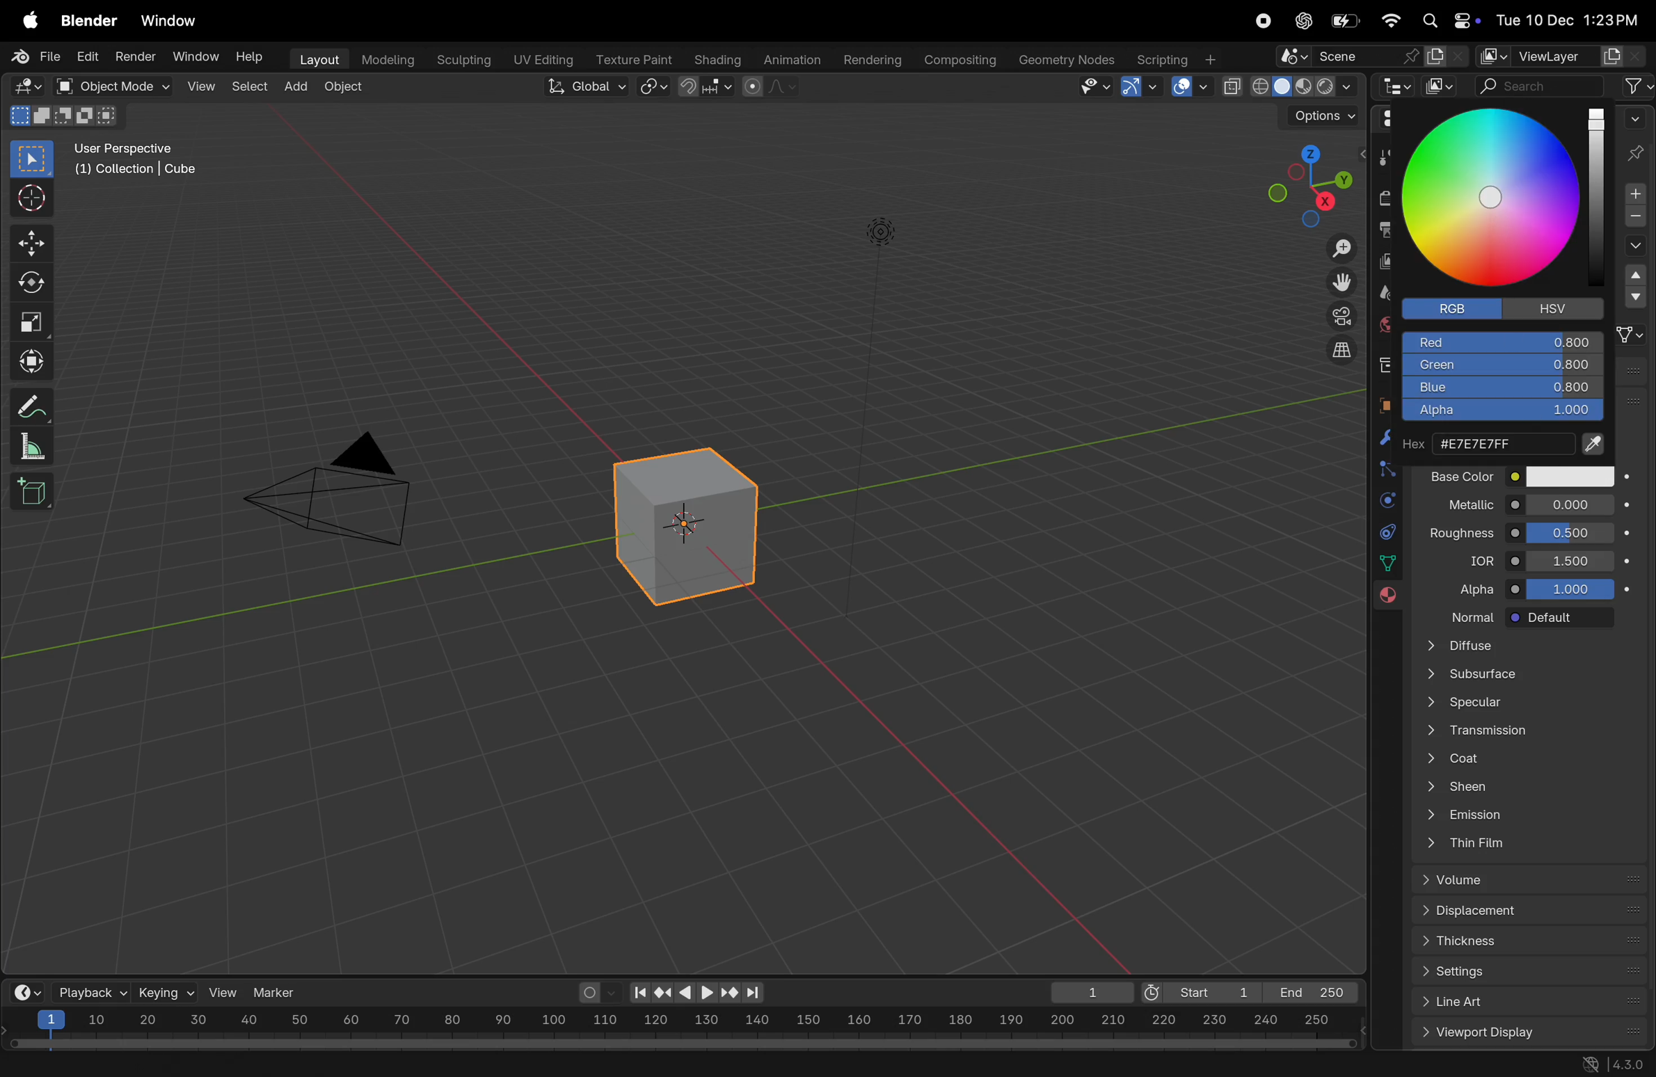 This screenshot has height=1077, width=1656. Describe the element at coordinates (1387, 534) in the screenshot. I see `constarints` at that location.